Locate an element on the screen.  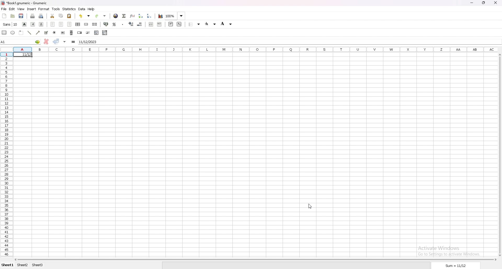
open is located at coordinates (13, 16).